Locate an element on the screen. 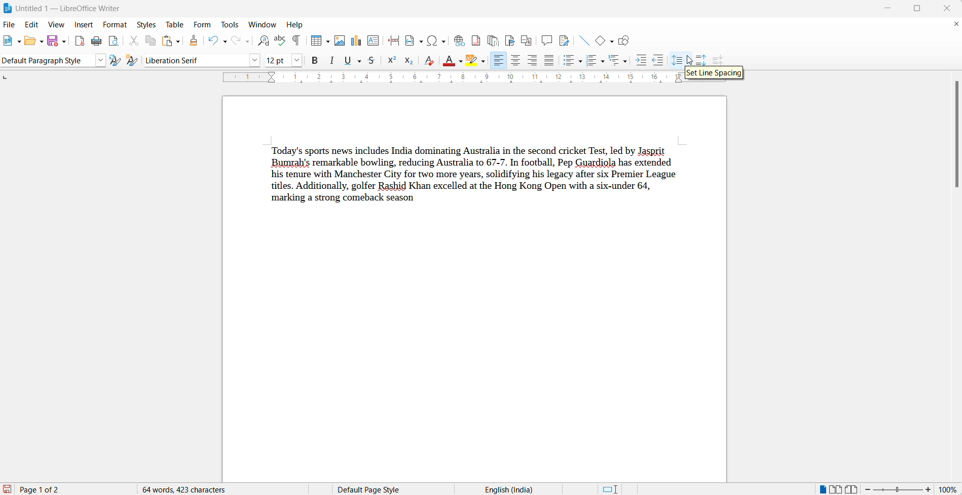  format is located at coordinates (117, 23).